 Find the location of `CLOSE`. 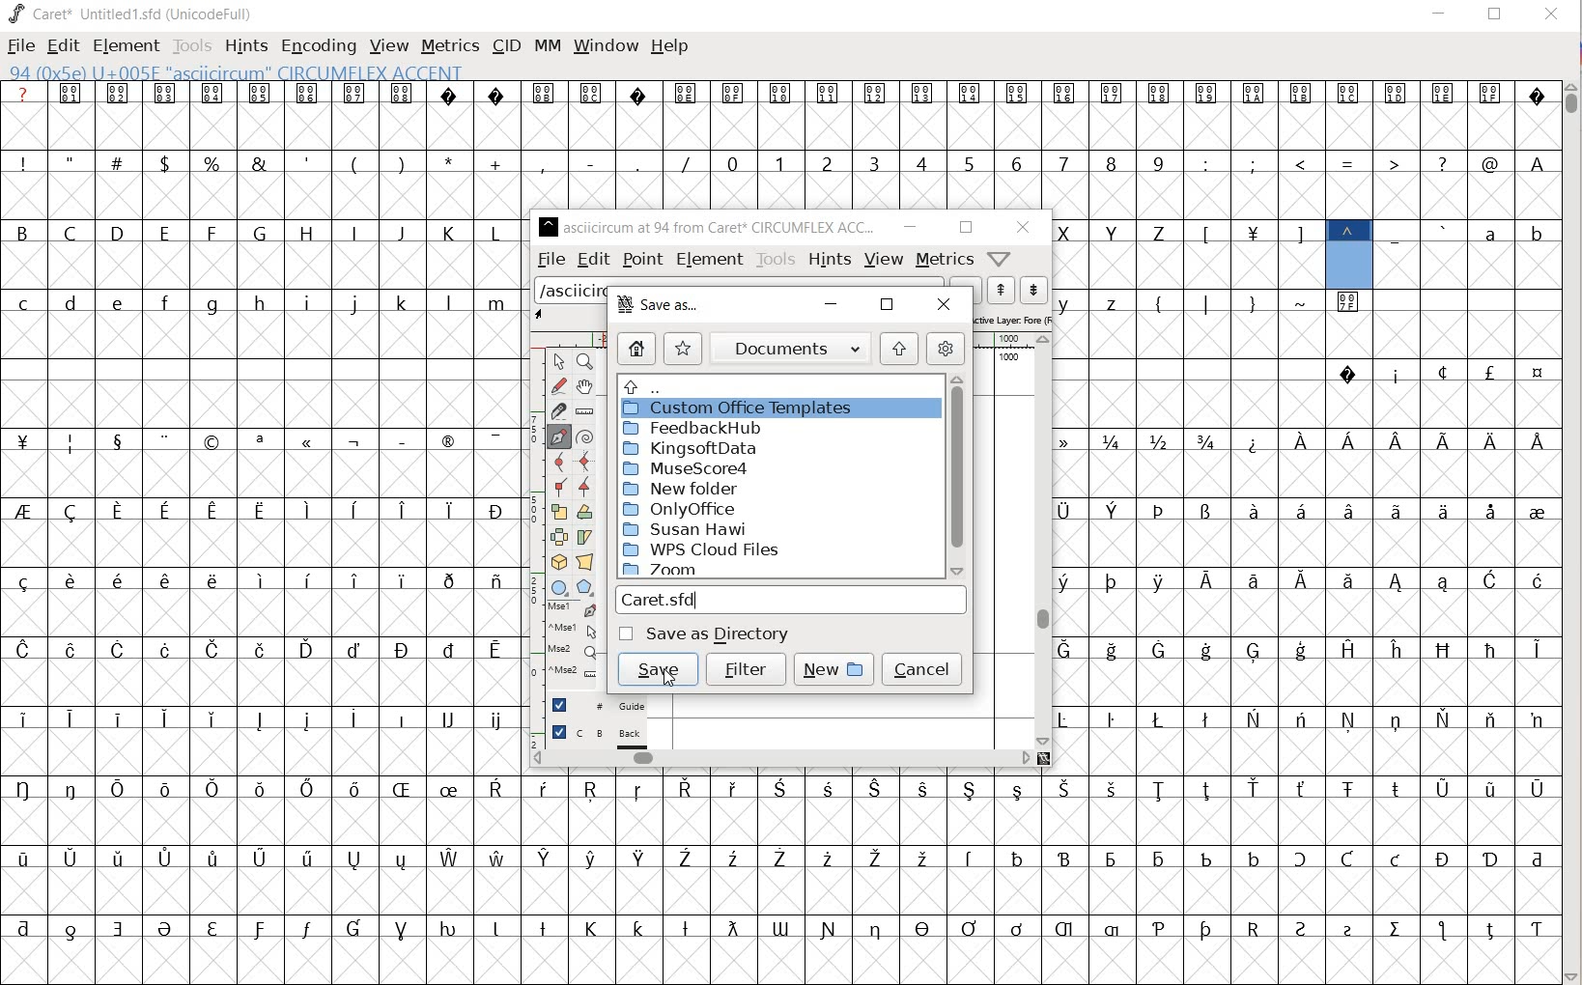

CLOSE is located at coordinates (1549, 15).